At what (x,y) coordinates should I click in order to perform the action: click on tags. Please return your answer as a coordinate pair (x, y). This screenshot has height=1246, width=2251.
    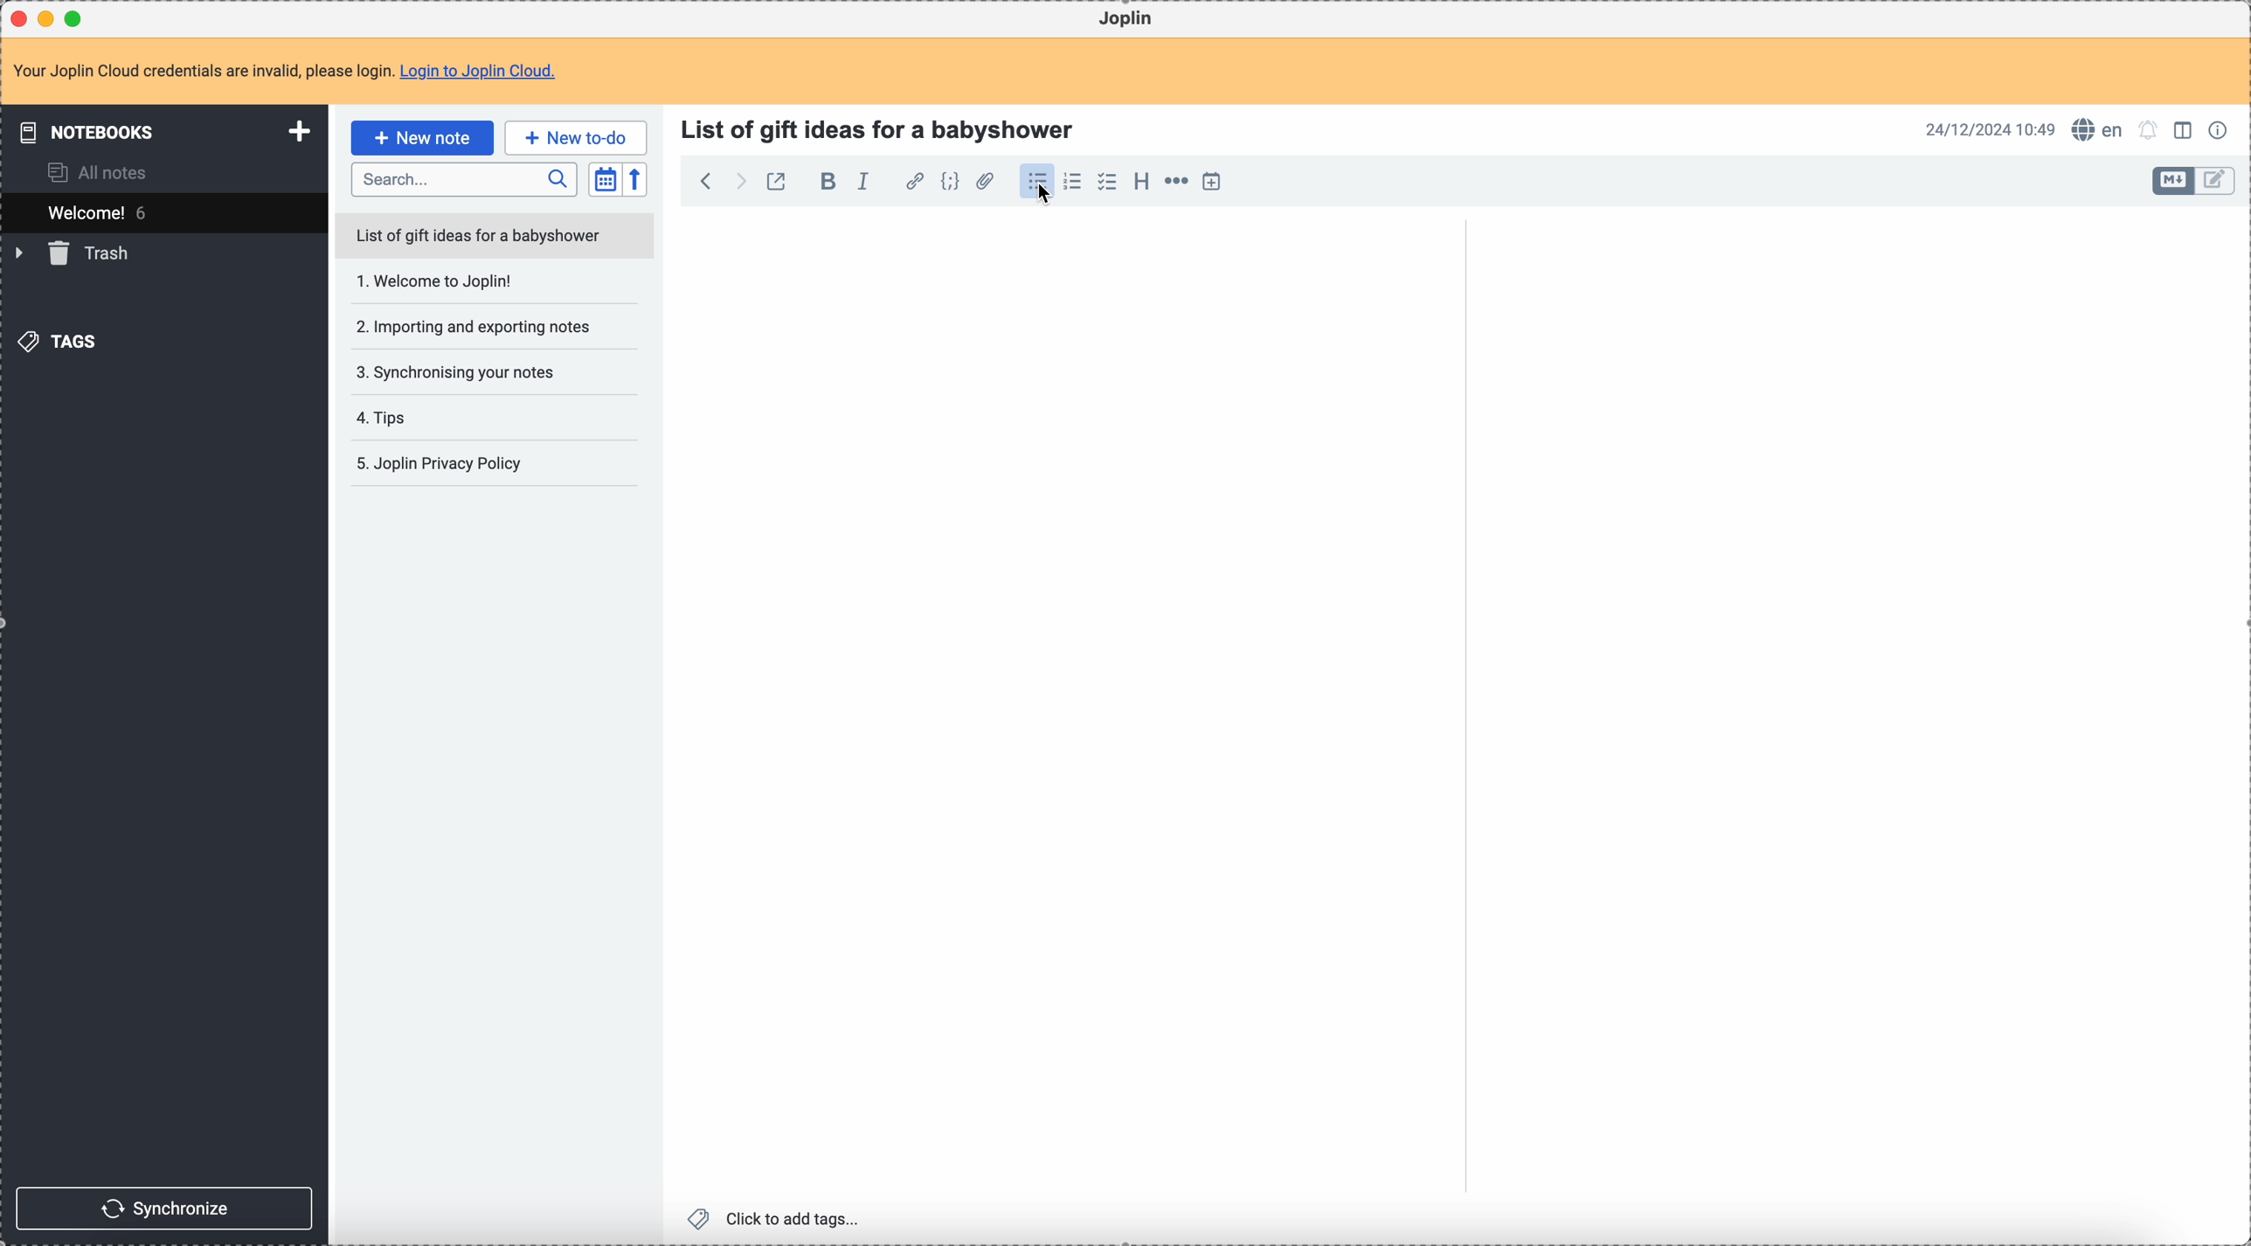
    Looking at the image, I should click on (57, 343).